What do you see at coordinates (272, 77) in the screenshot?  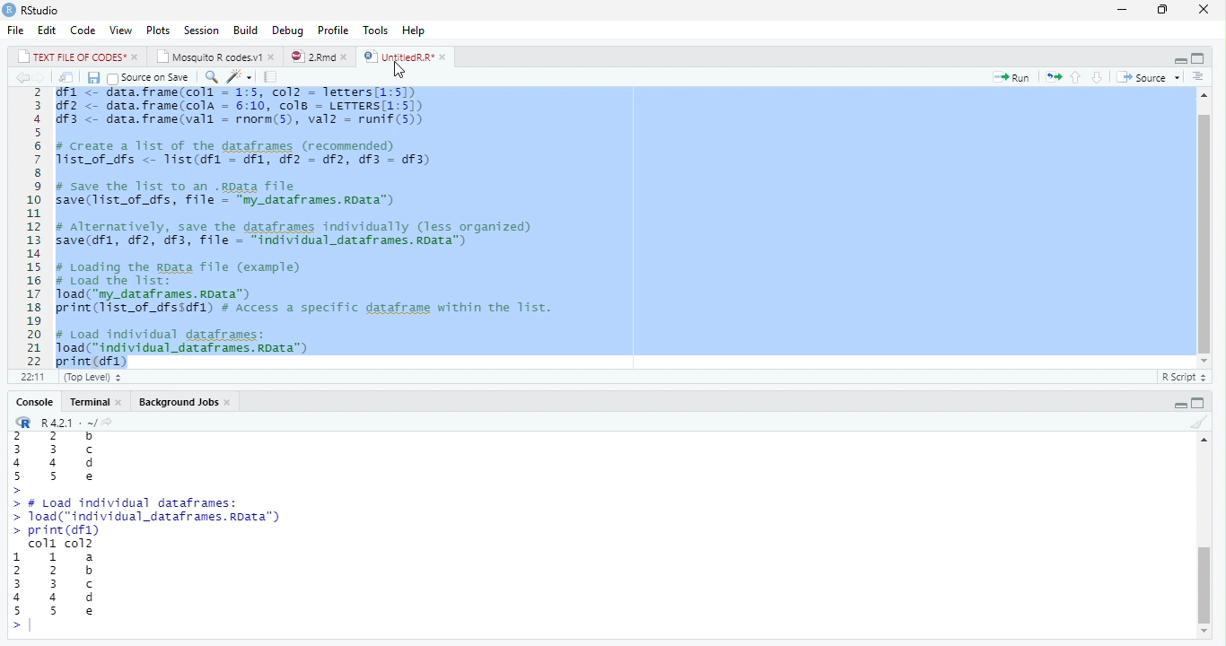 I see `Guidelines` at bounding box center [272, 77].